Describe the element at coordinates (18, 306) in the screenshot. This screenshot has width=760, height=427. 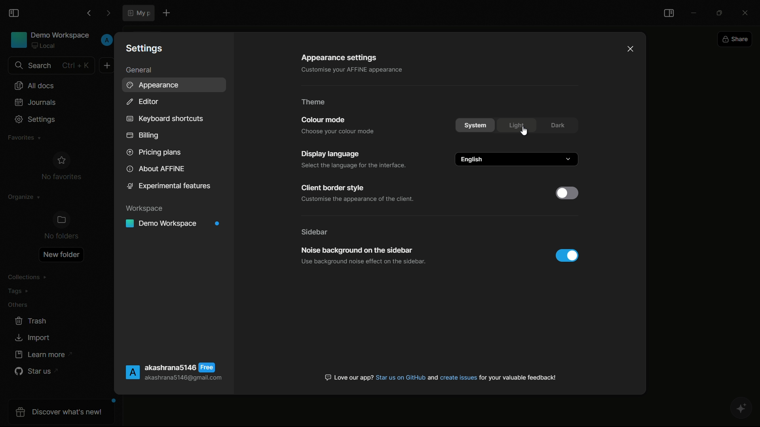
I see `others` at that location.